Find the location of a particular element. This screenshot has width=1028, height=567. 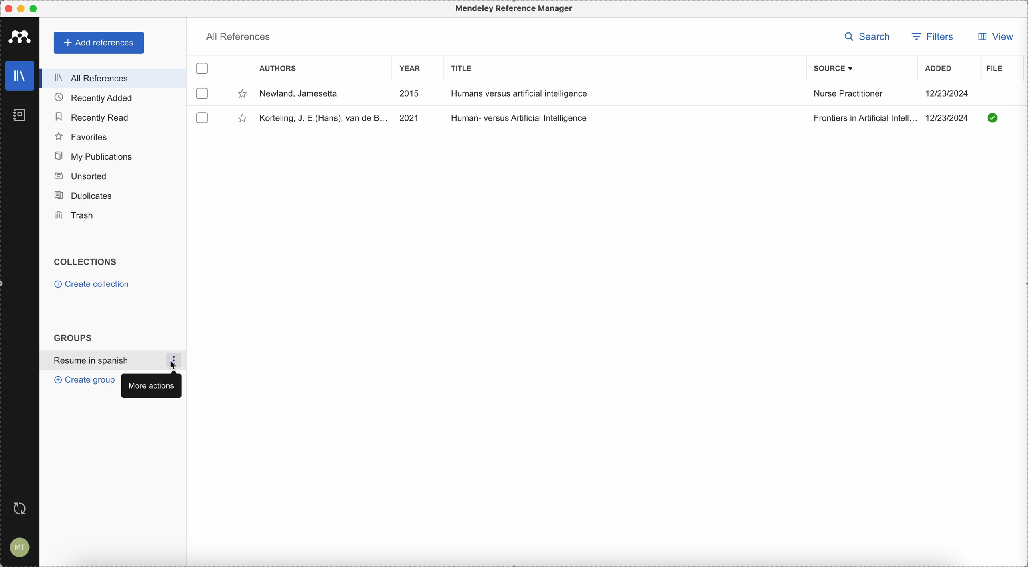

all references is located at coordinates (238, 35).